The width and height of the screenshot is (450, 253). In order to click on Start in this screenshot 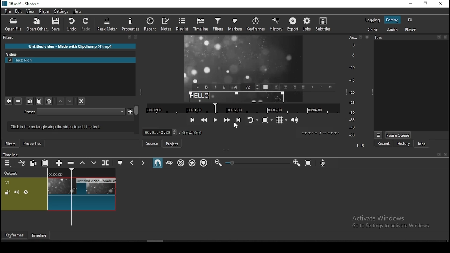, I will do `click(330, 87)`.